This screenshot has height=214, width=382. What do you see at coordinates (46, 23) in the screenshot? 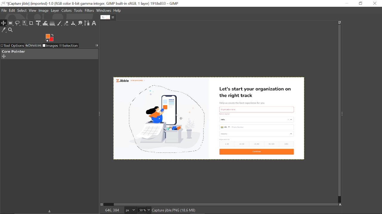
I see `Wrap text tool` at bounding box center [46, 23].